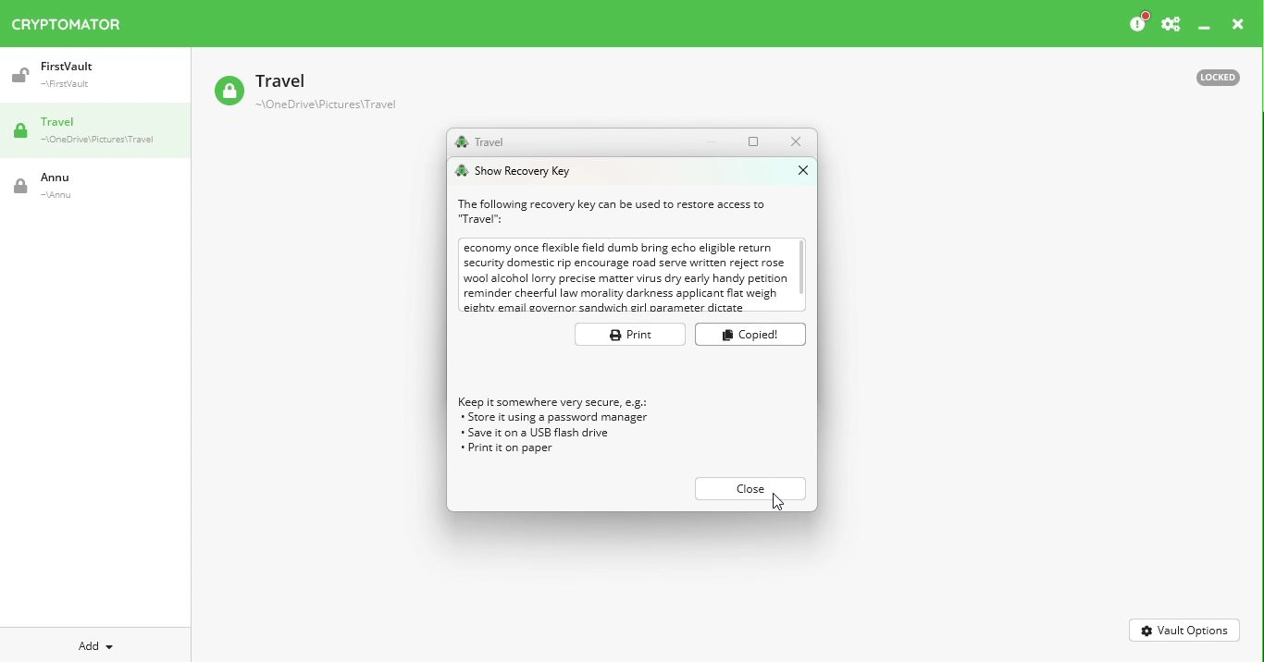  I want to click on Recovery key box, so click(631, 276).